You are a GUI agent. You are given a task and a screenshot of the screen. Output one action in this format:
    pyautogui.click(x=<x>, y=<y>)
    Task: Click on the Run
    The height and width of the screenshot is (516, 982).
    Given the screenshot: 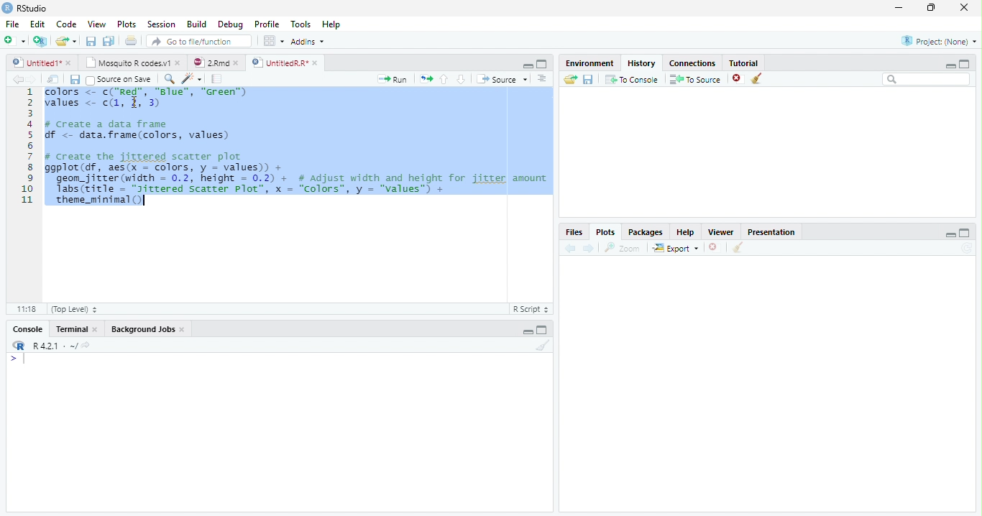 What is the action you would take?
    pyautogui.click(x=393, y=80)
    